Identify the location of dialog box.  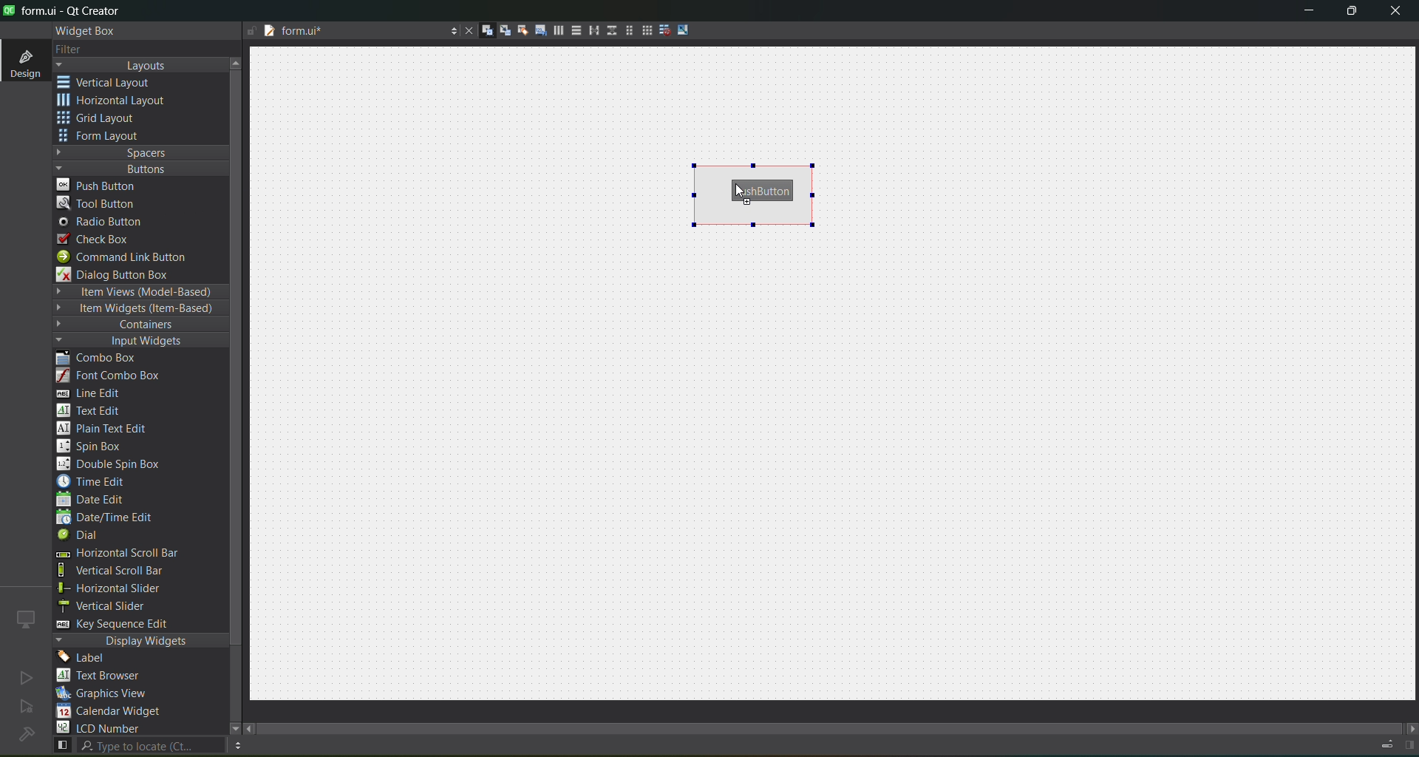
(123, 274).